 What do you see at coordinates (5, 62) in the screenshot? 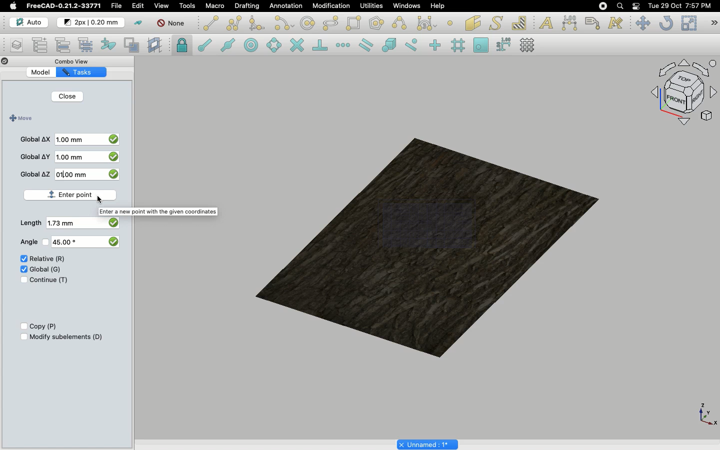
I see `Close` at bounding box center [5, 62].